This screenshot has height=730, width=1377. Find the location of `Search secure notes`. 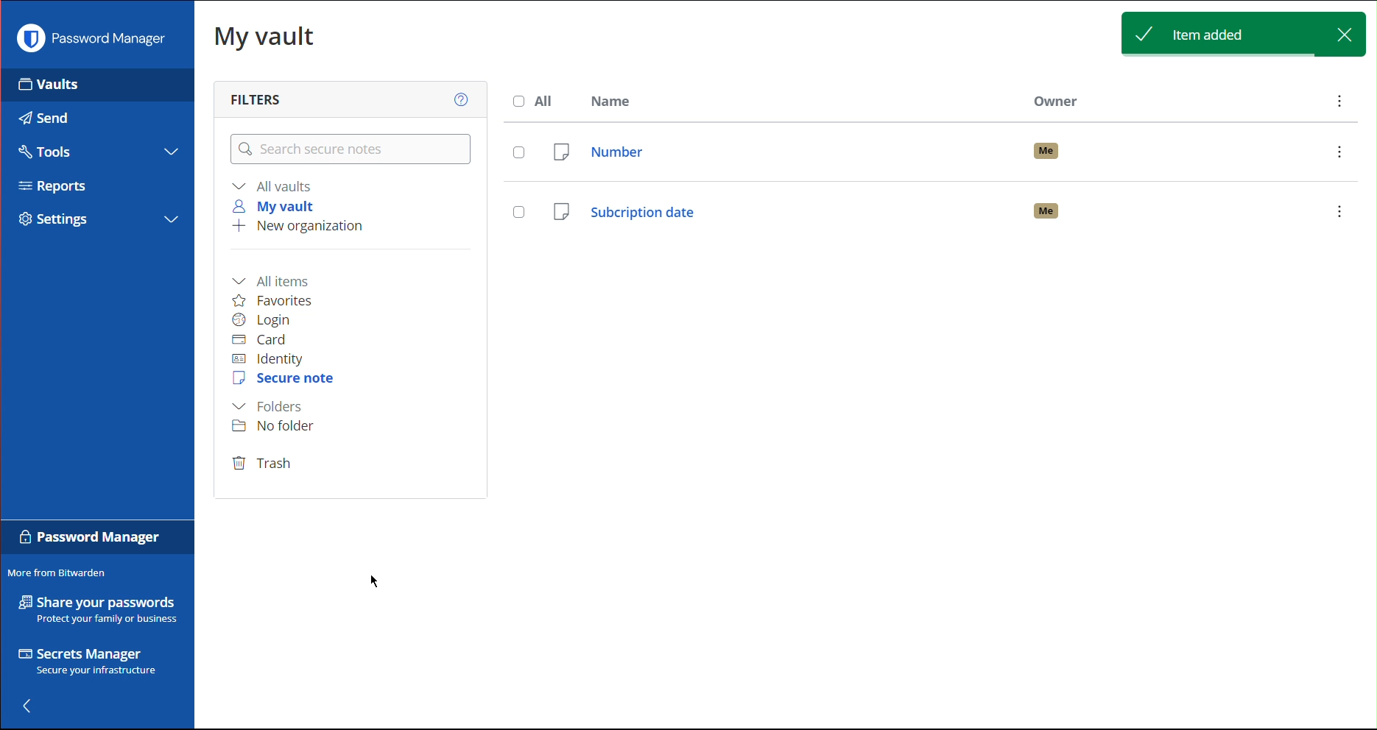

Search secure notes is located at coordinates (349, 149).